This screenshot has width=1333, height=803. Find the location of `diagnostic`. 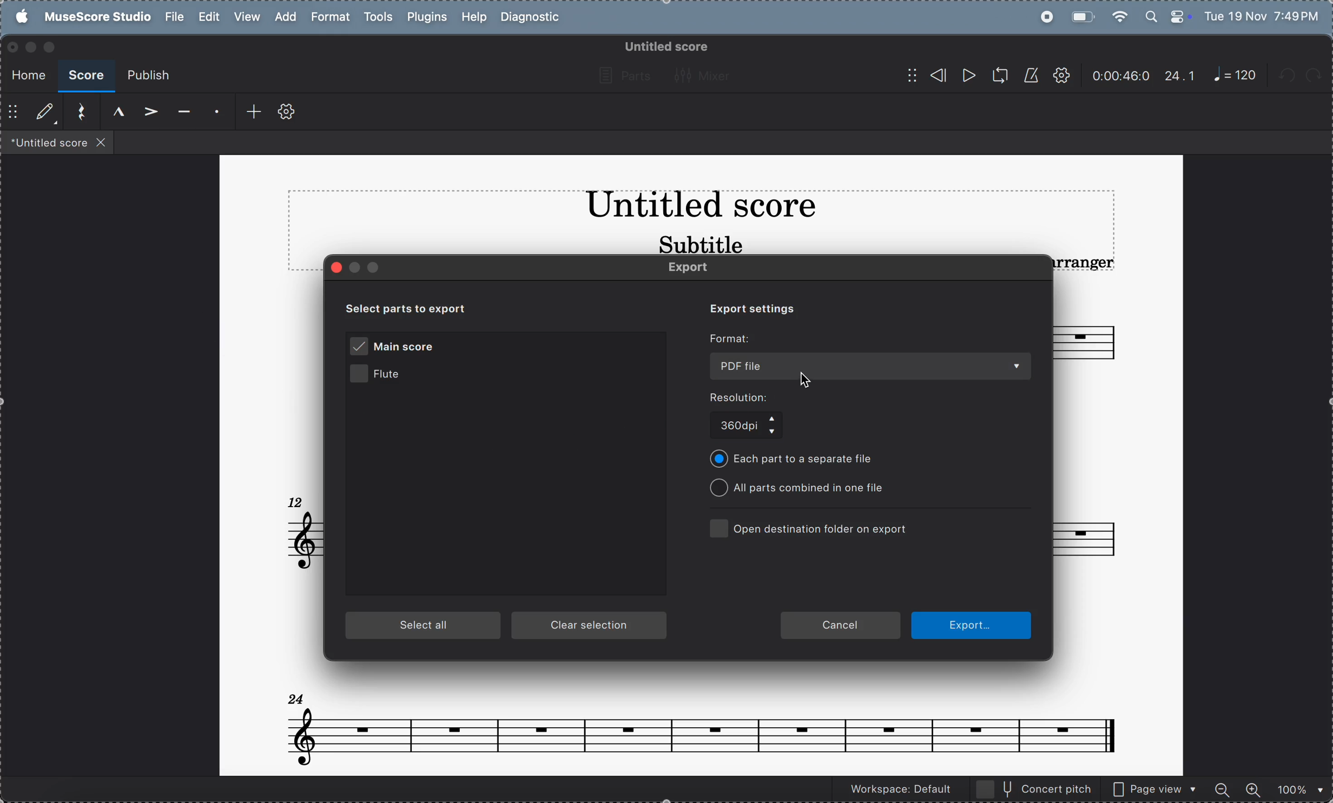

diagnostic is located at coordinates (533, 18).